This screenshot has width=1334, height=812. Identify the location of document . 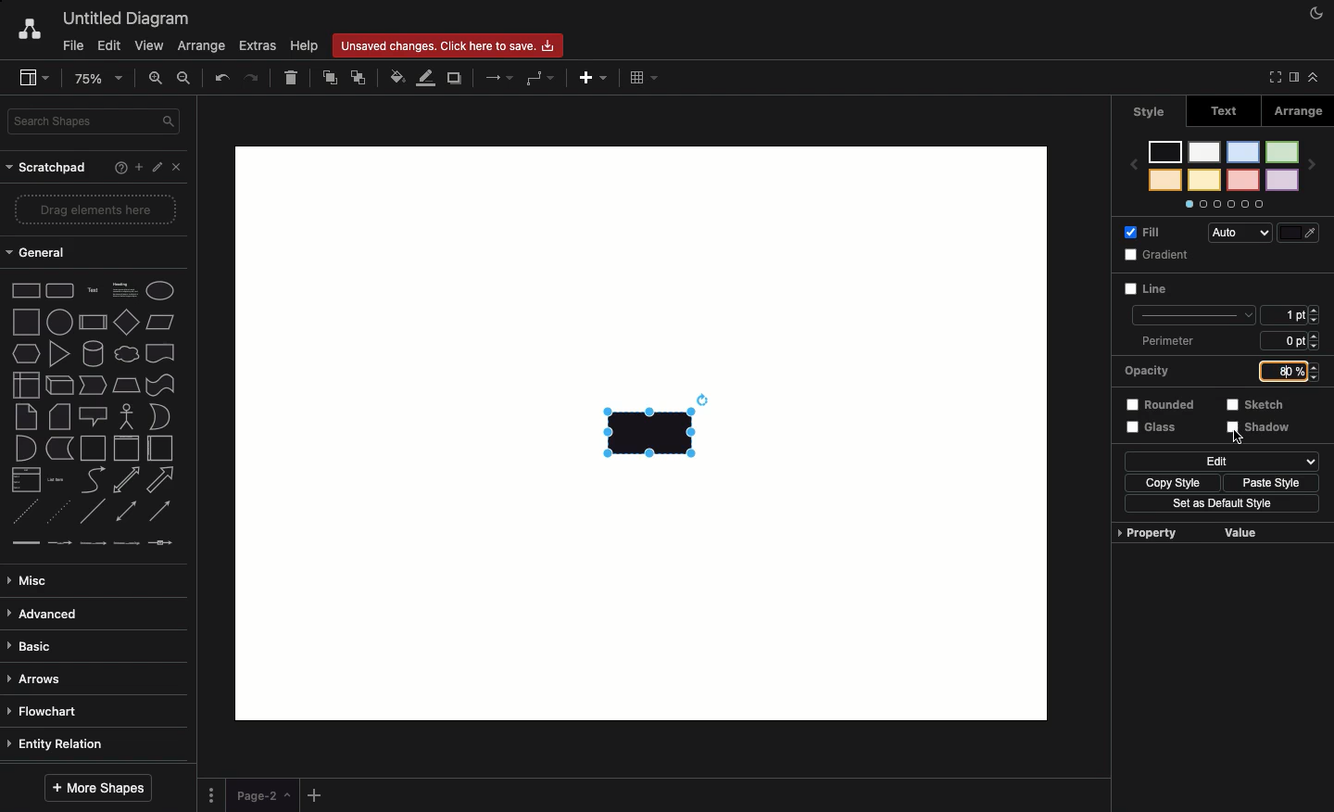
(160, 353).